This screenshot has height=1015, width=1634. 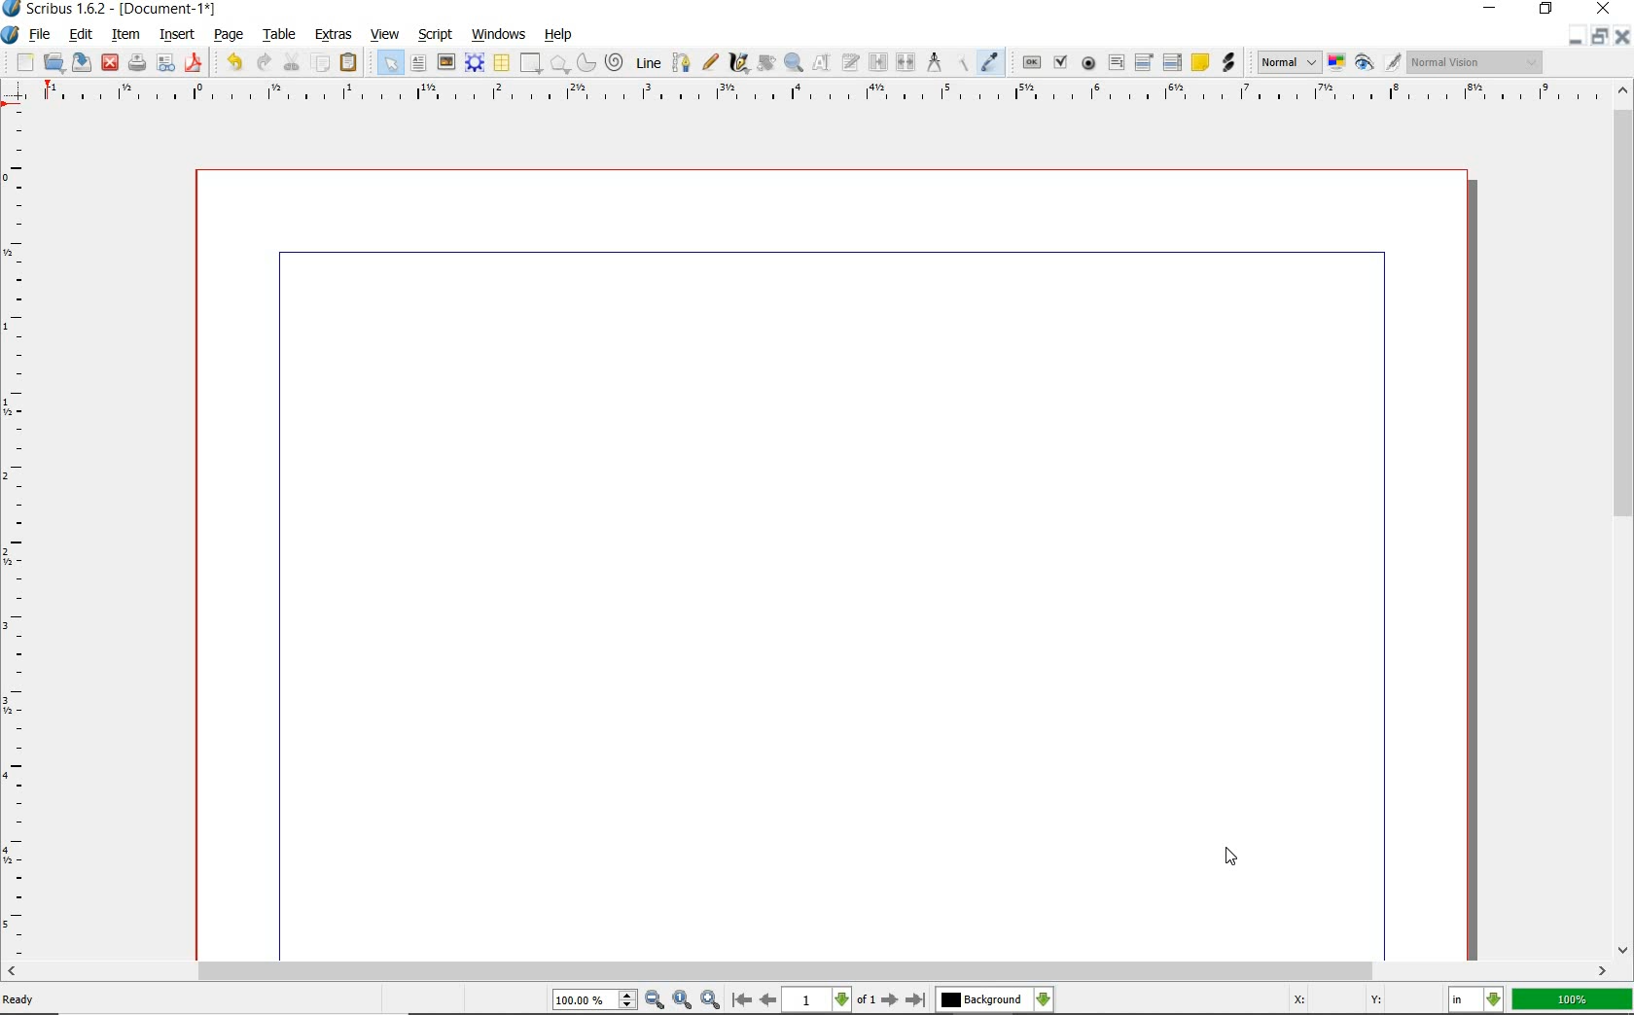 What do you see at coordinates (559, 36) in the screenshot?
I see `help` at bounding box center [559, 36].